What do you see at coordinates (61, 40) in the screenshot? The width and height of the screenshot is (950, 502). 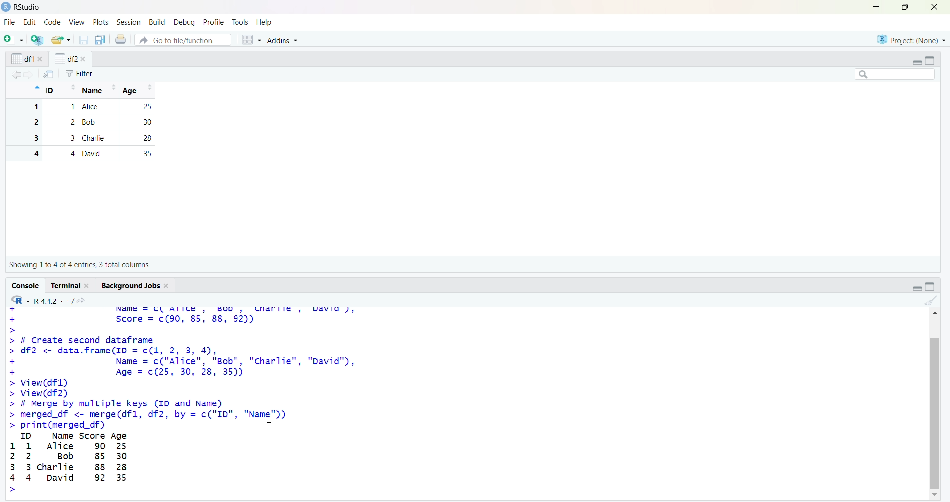 I see `share folder as` at bounding box center [61, 40].